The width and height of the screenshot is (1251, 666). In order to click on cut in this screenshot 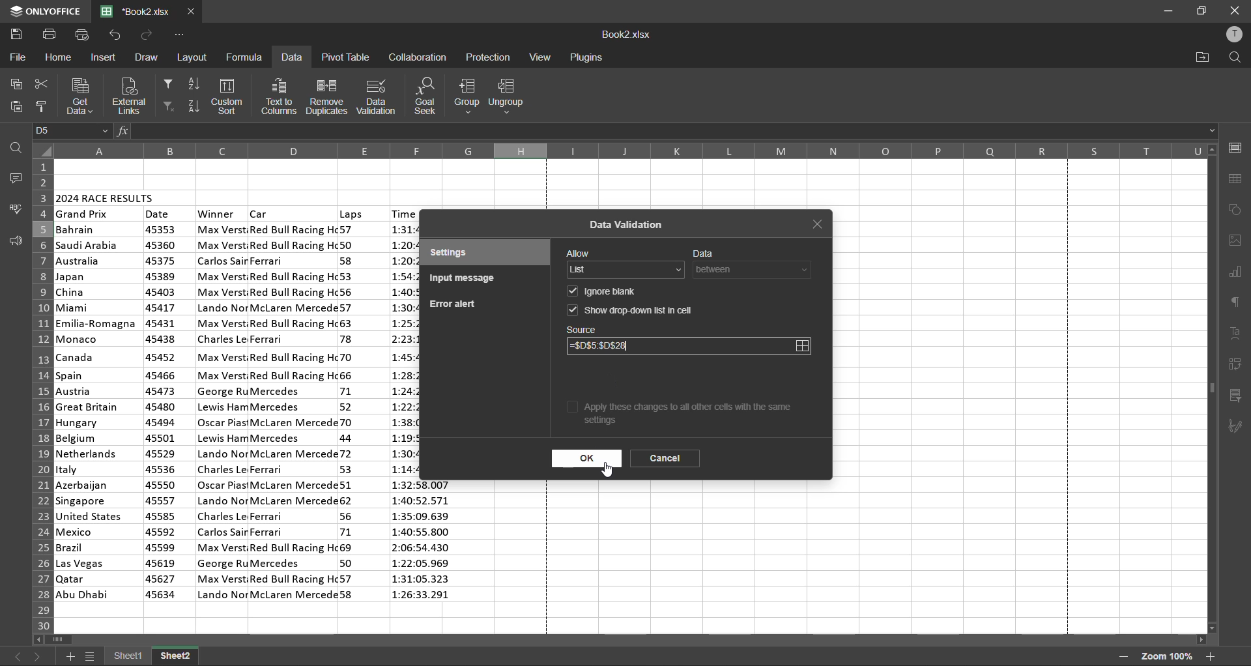, I will do `click(39, 86)`.